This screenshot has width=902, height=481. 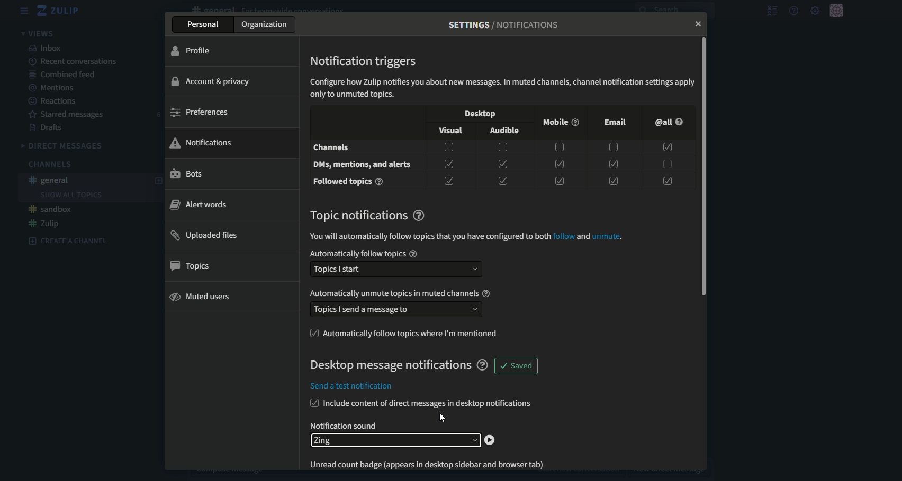 What do you see at coordinates (449, 130) in the screenshot?
I see `visual` at bounding box center [449, 130].